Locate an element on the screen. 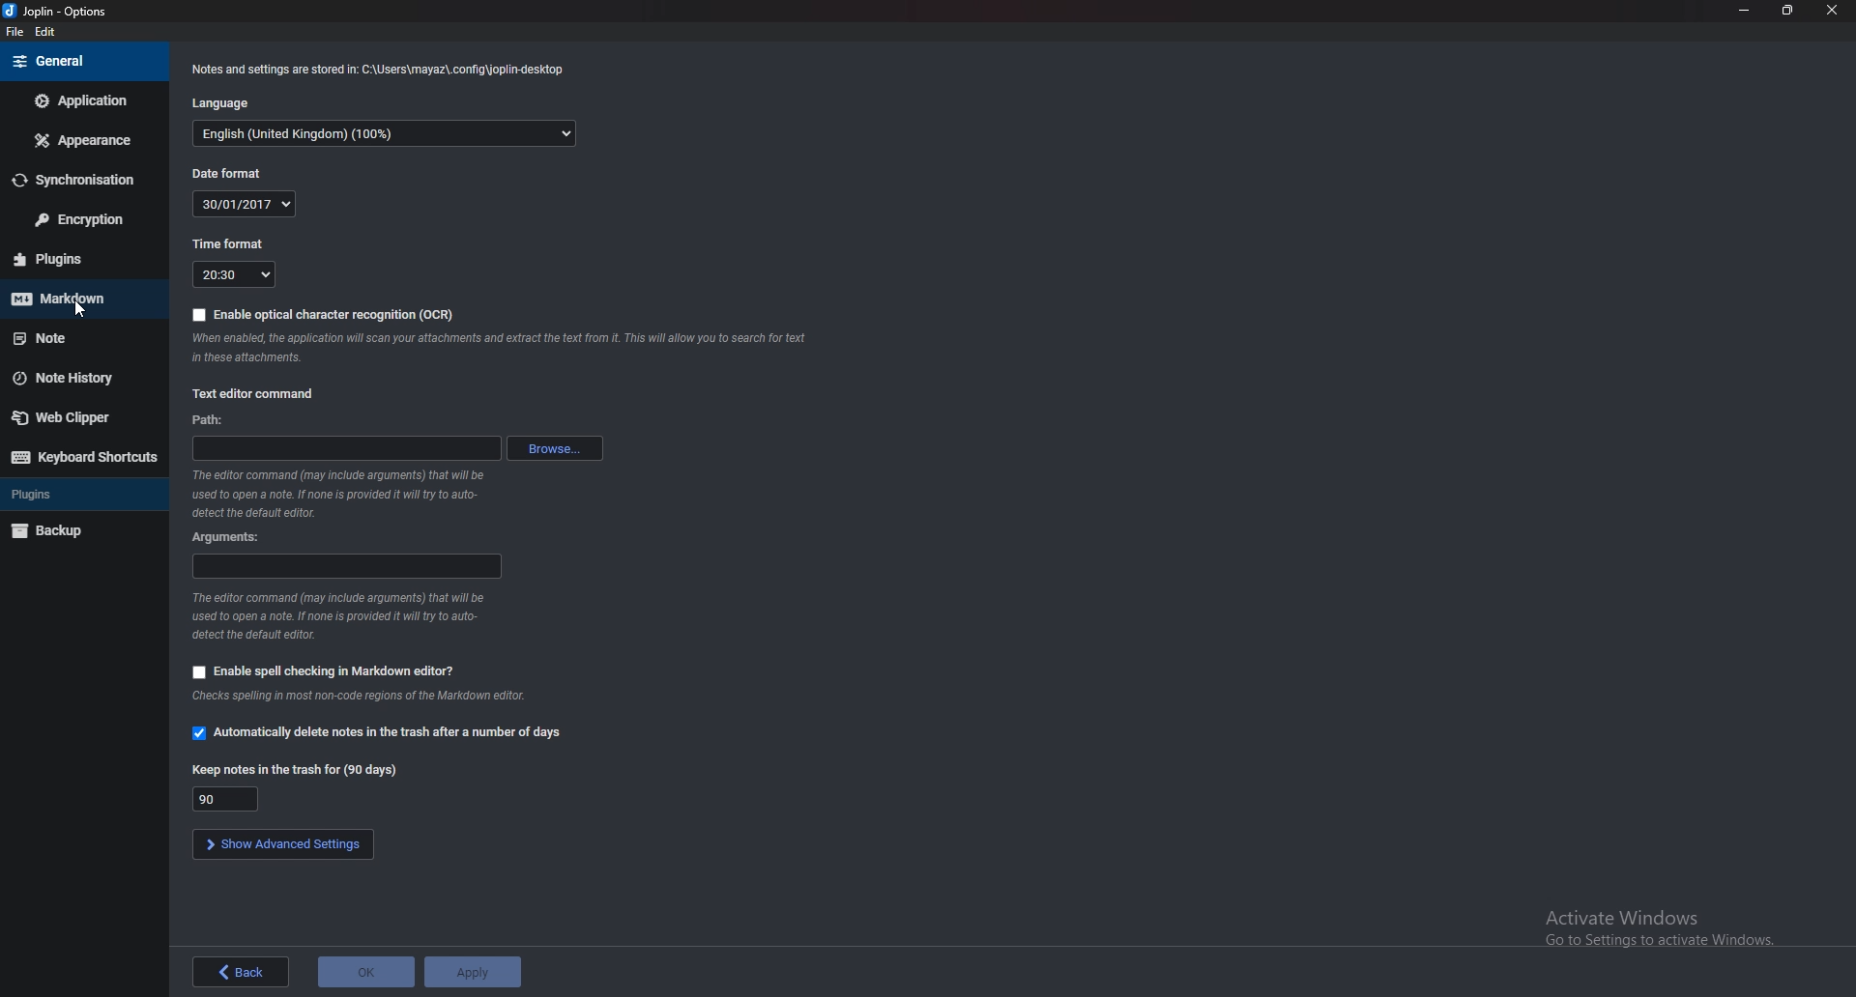  minimize is located at coordinates (1744, 11).